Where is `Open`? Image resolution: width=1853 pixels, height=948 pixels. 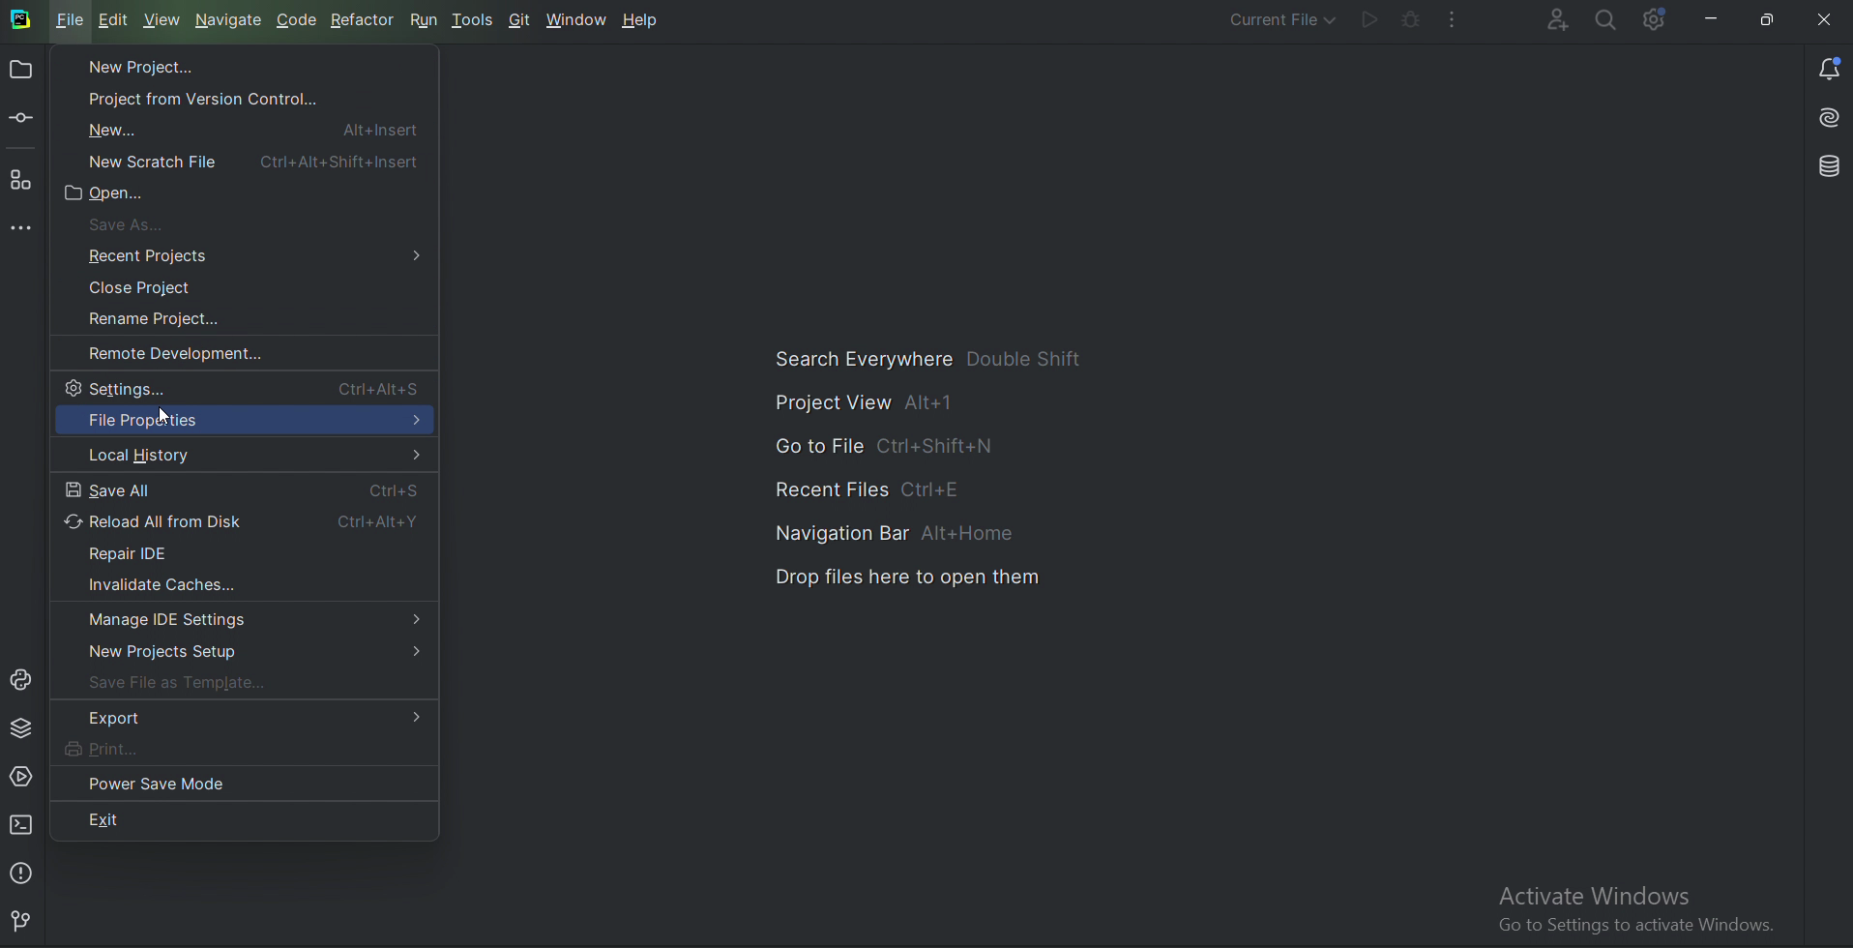 Open is located at coordinates (116, 195).